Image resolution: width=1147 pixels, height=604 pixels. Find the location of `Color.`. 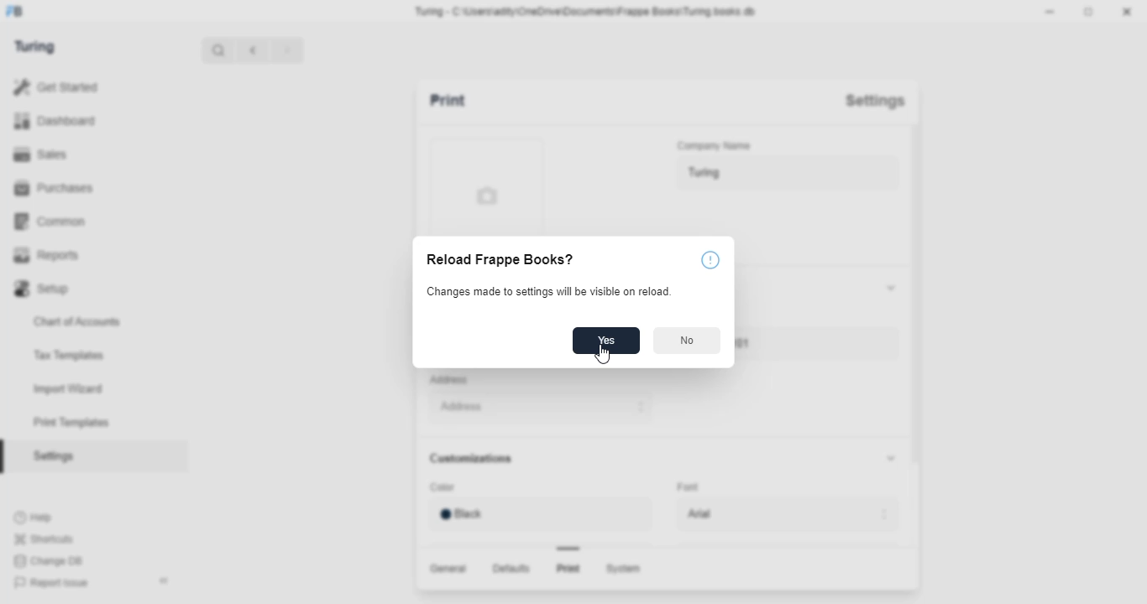

Color. is located at coordinates (444, 488).